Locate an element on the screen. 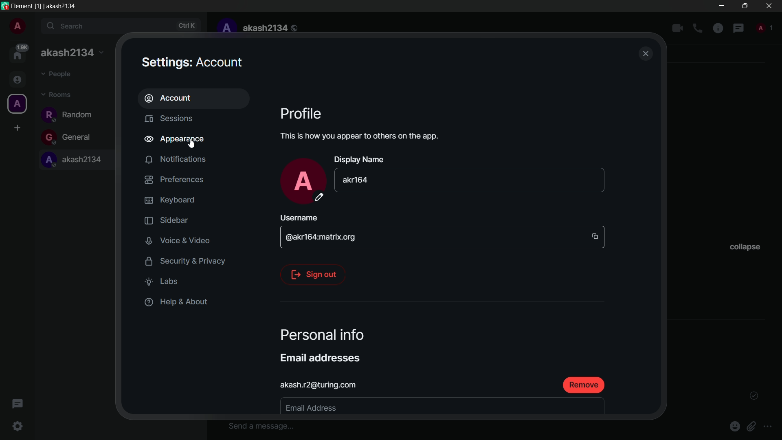 The width and height of the screenshot is (782, 440). minimize is located at coordinates (723, 6).